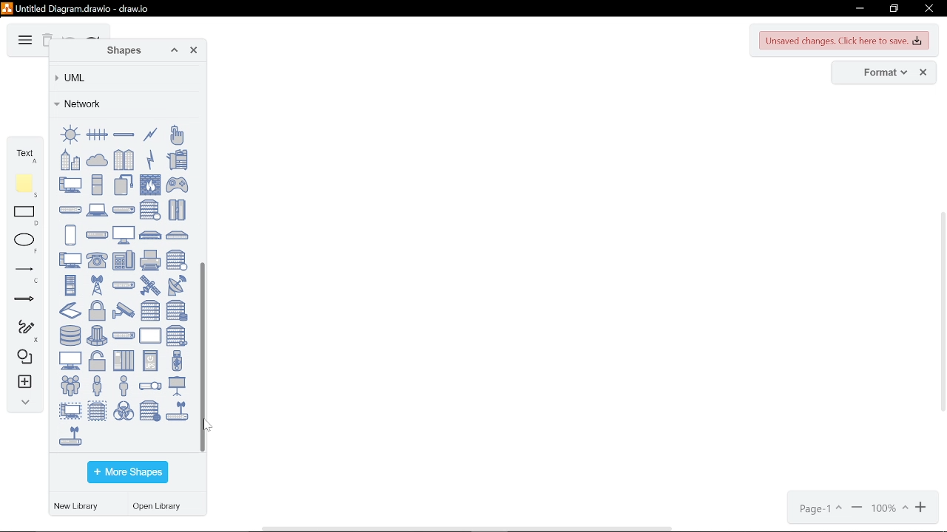  What do you see at coordinates (97, 235) in the screenshot?
I see `modem` at bounding box center [97, 235].